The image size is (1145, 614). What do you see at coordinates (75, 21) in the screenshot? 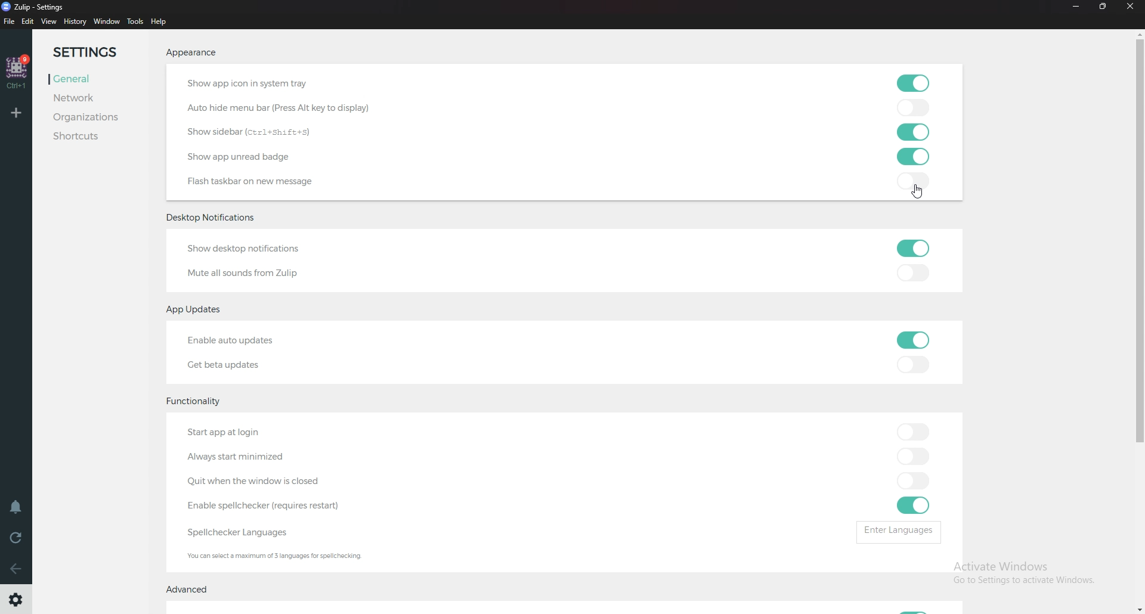
I see `history` at bounding box center [75, 21].